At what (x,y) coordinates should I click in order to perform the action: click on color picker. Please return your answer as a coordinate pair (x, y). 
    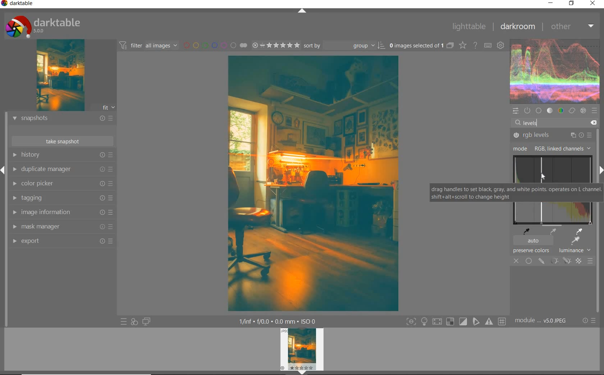
    Looking at the image, I should click on (61, 183).